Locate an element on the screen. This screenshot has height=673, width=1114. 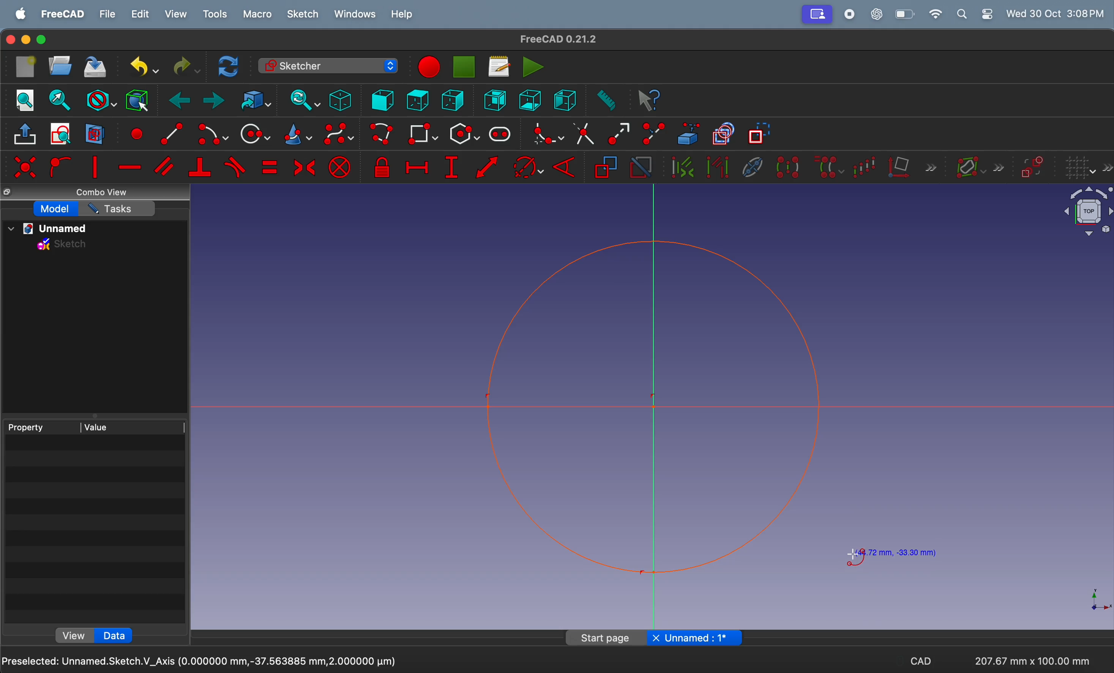
measure distance is located at coordinates (604, 101).